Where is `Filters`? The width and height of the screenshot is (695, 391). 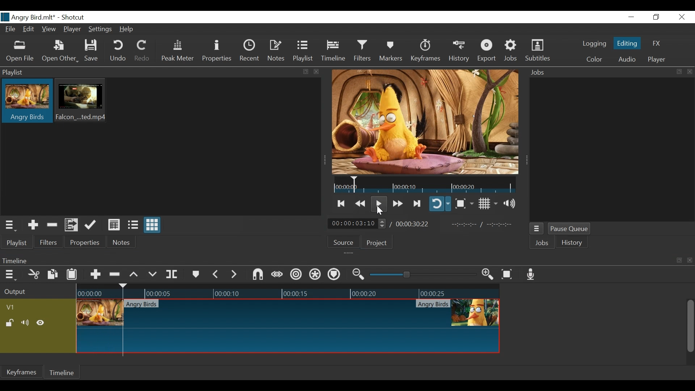
Filters is located at coordinates (361, 51).